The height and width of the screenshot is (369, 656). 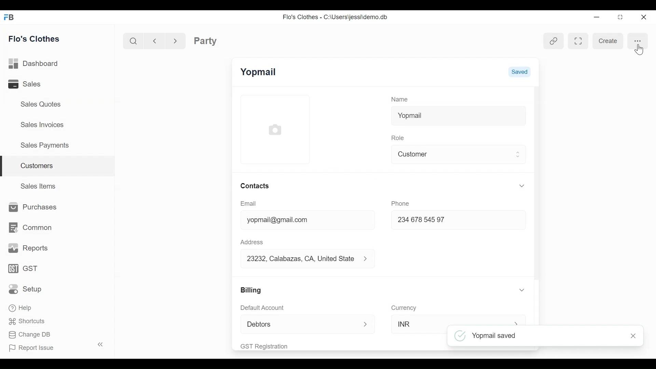 I want to click on Expand, so click(x=522, y=185).